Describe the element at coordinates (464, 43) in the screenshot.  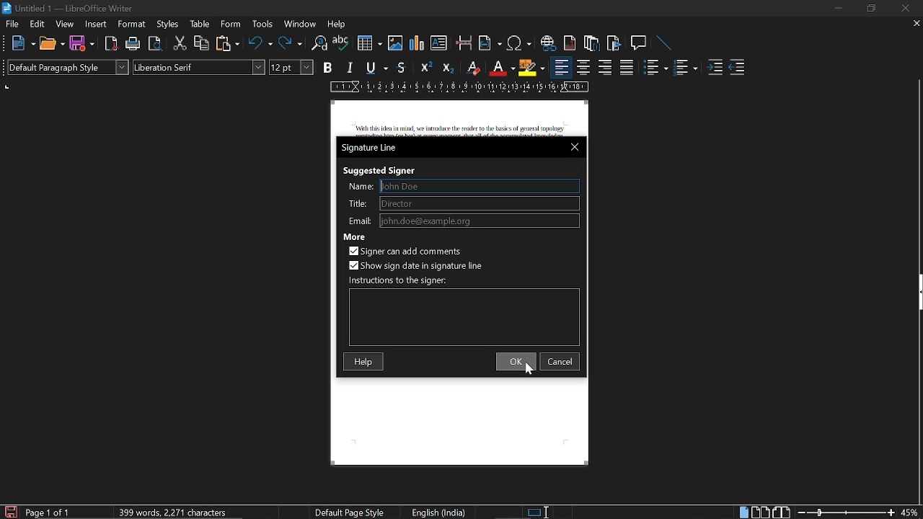
I see `insert pagebreak` at that location.